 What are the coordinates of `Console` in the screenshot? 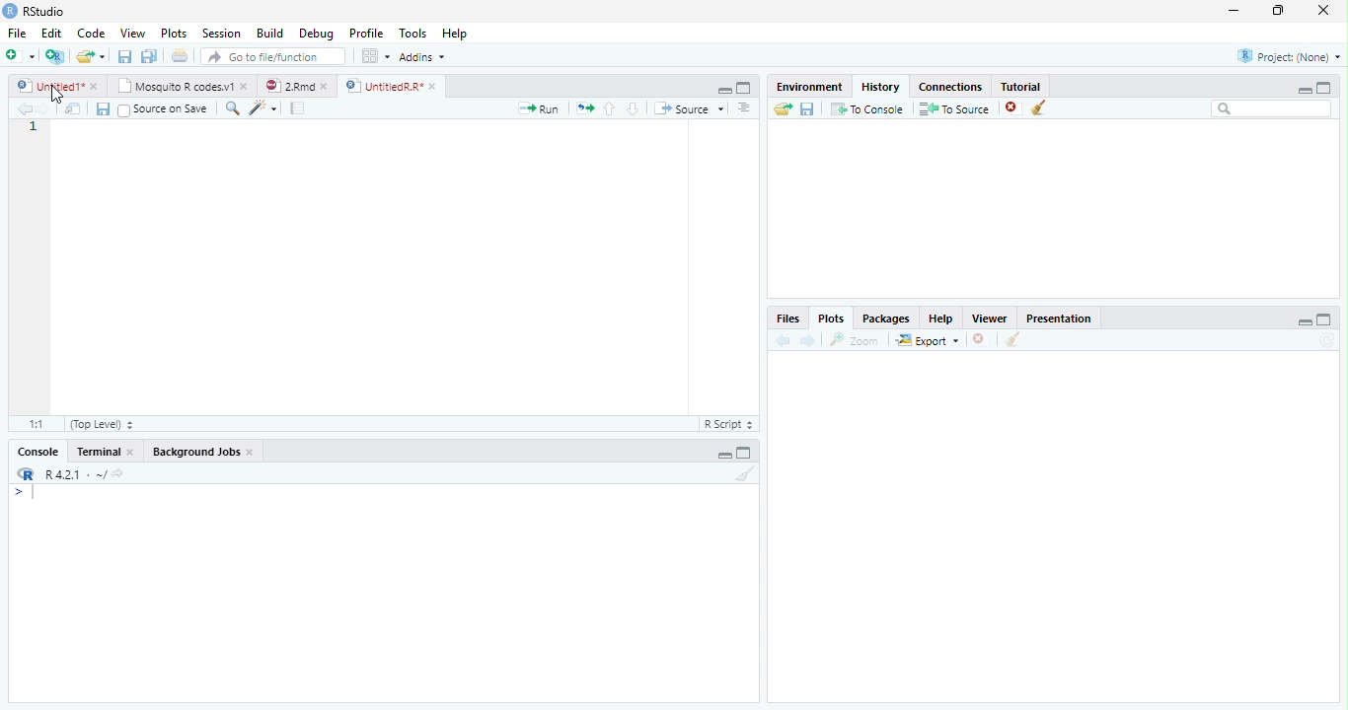 It's located at (38, 452).